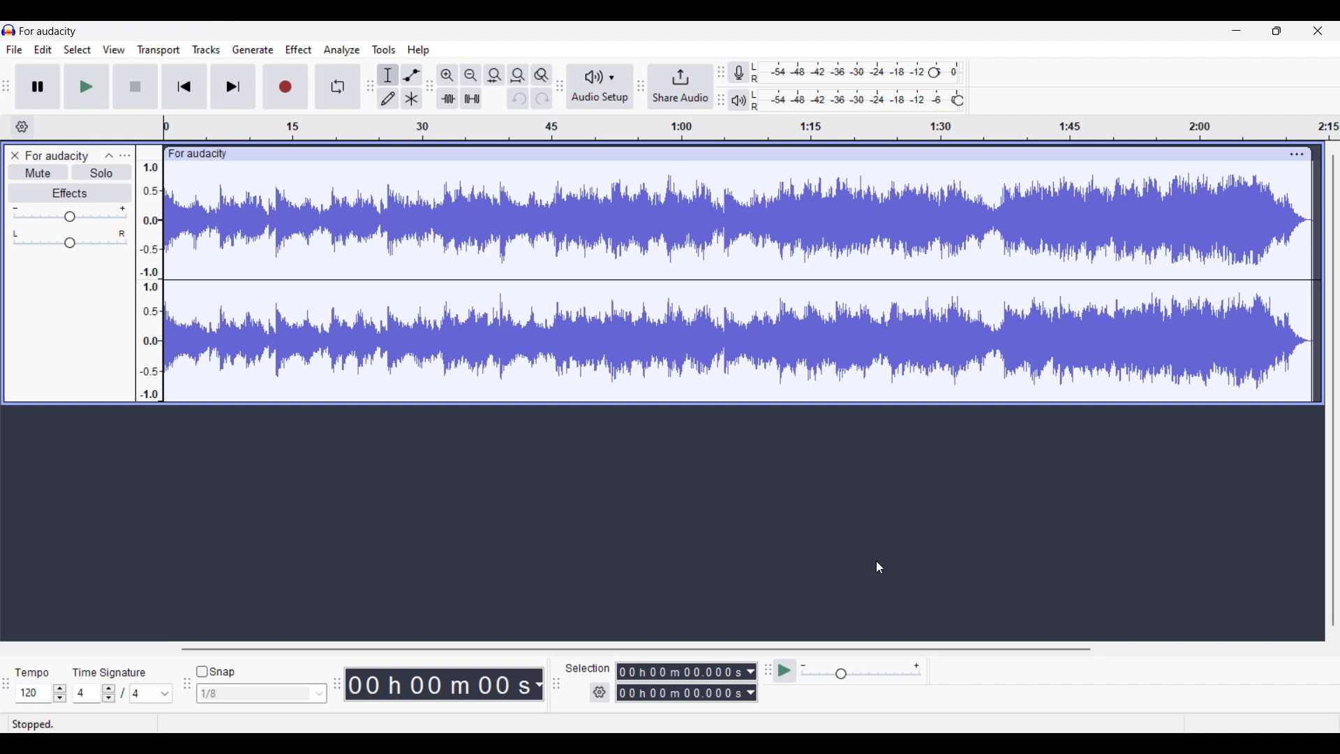  What do you see at coordinates (445, 684) in the screenshot?
I see `Current timestamp of track` at bounding box center [445, 684].